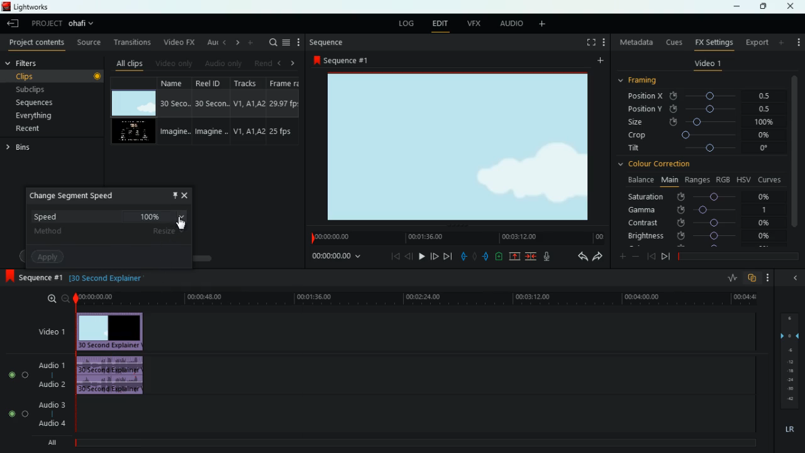 This screenshot has width=805, height=453. I want to click on time, so click(338, 257).